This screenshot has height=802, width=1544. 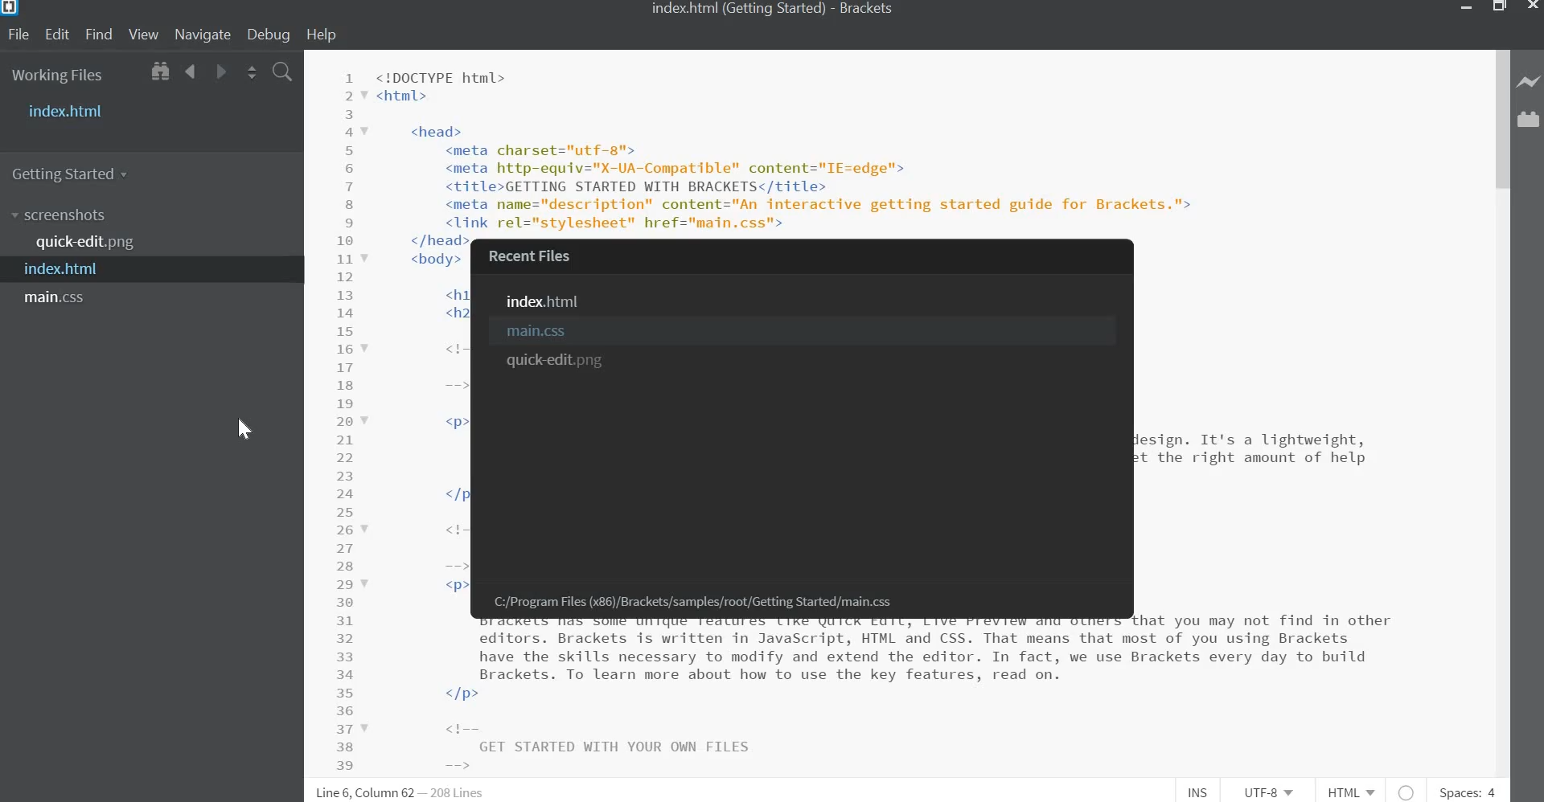 What do you see at coordinates (1271, 792) in the screenshot?
I see `File Encoding` at bounding box center [1271, 792].